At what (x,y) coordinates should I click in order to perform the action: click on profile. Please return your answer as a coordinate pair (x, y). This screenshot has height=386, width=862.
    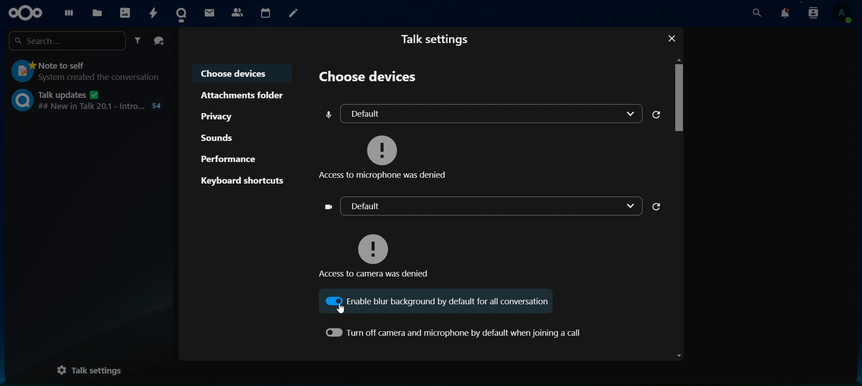
    Looking at the image, I should click on (845, 14).